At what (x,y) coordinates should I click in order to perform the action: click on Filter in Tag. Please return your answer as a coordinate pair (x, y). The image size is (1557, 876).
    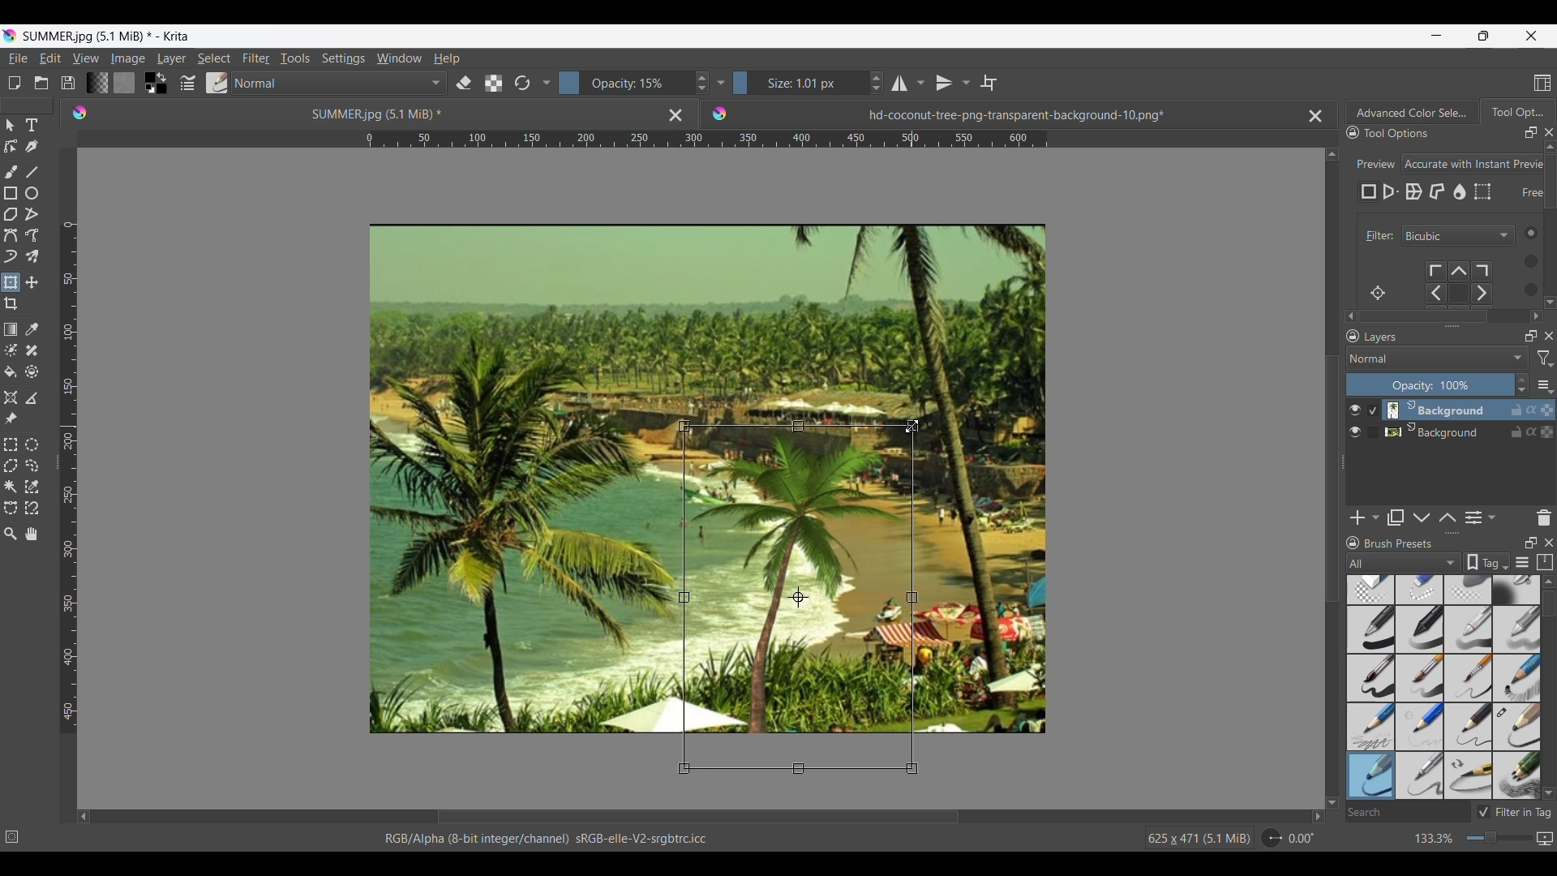
    Looking at the image, I should click on (1516, 812).